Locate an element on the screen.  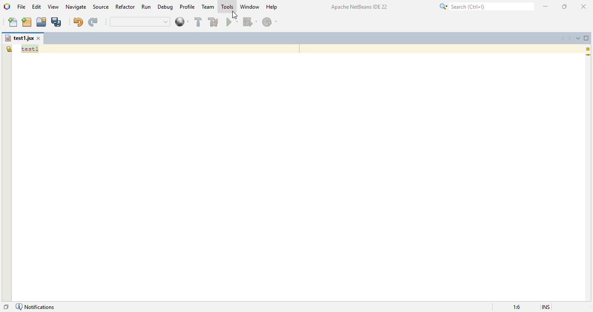
web browser is located at coordinates (182, 22).